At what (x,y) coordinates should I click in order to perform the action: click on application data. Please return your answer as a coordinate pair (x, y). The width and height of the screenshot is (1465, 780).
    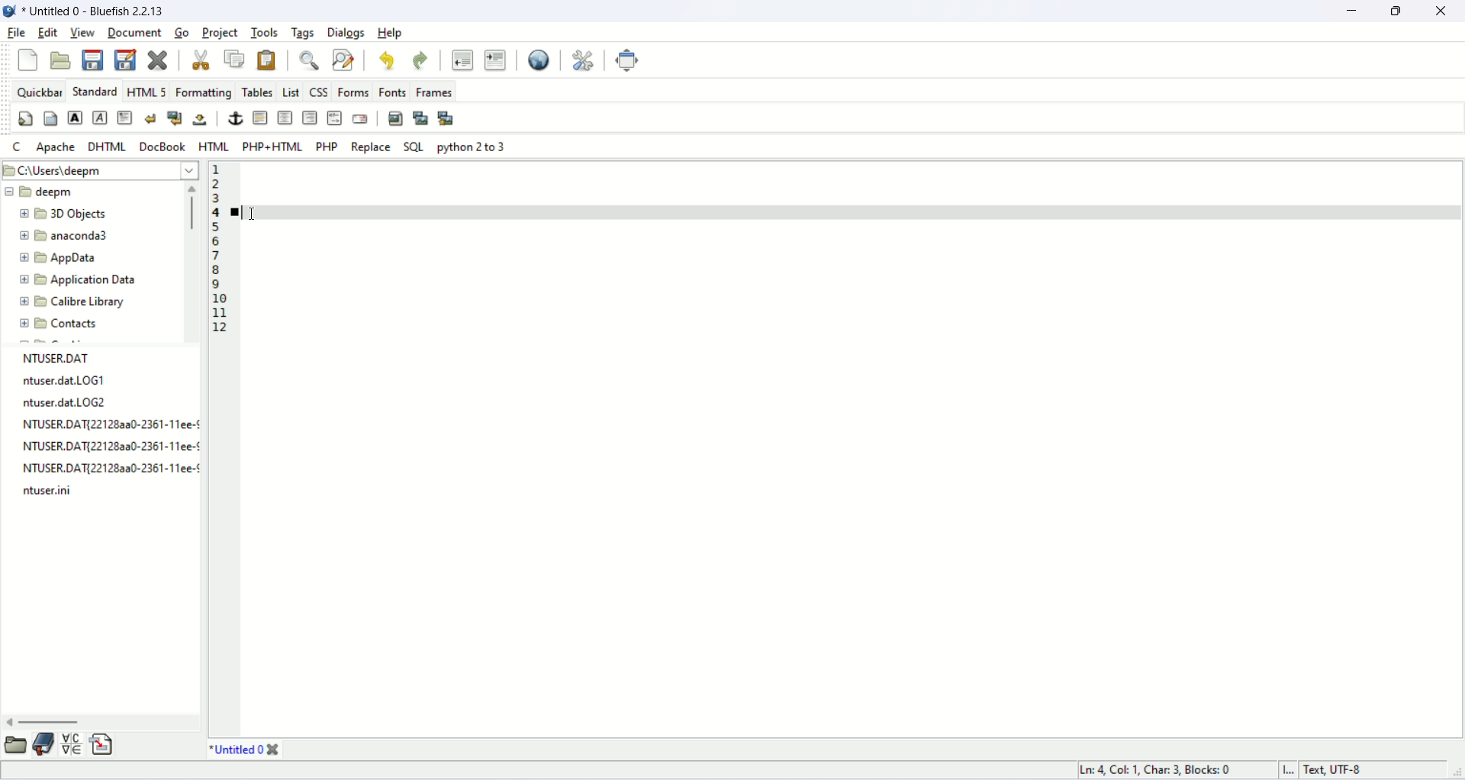
    Looking at the image, I should click on (76, 281).